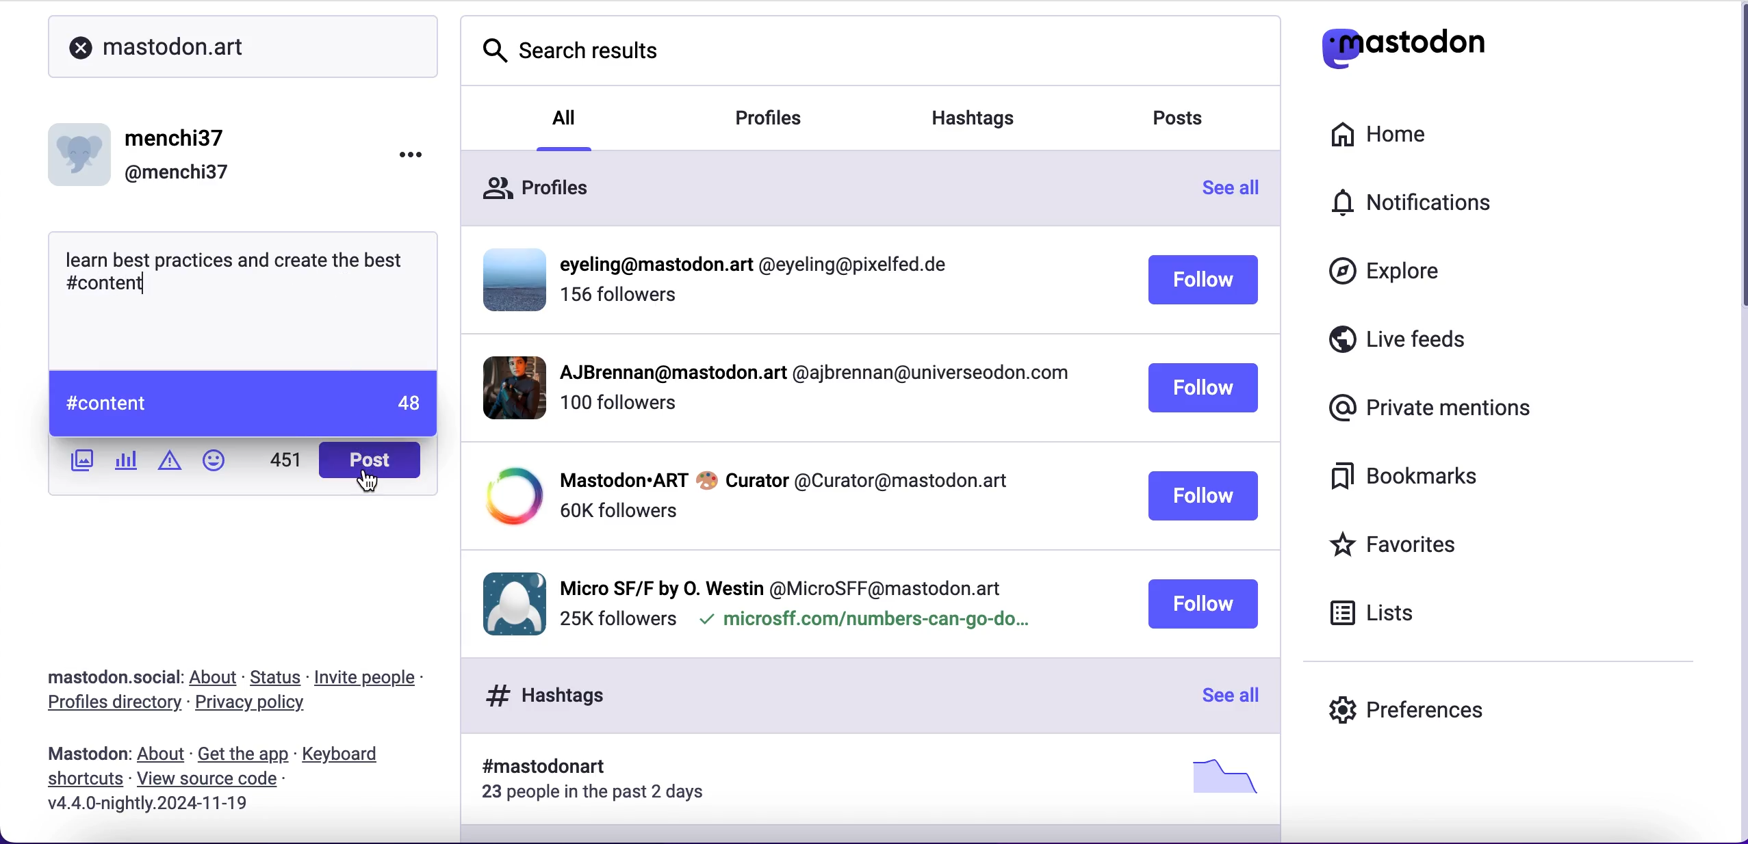 Image resolution: width=1748 pixels, height=844 pixels. What do you see at coordinates (144, 291) in the screenshot?
I see `typing cursor` at bounding box center [144, 291].